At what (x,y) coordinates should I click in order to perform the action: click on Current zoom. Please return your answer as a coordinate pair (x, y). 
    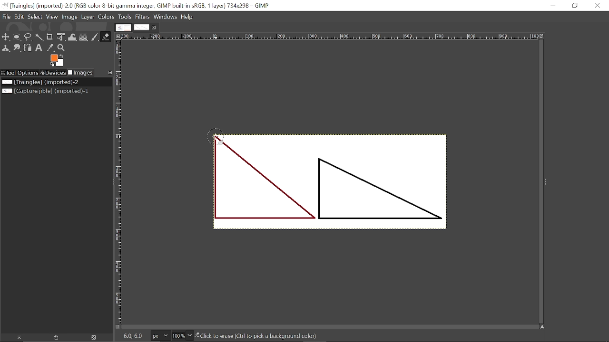
    Looking at the image, I should click on (178, 336).